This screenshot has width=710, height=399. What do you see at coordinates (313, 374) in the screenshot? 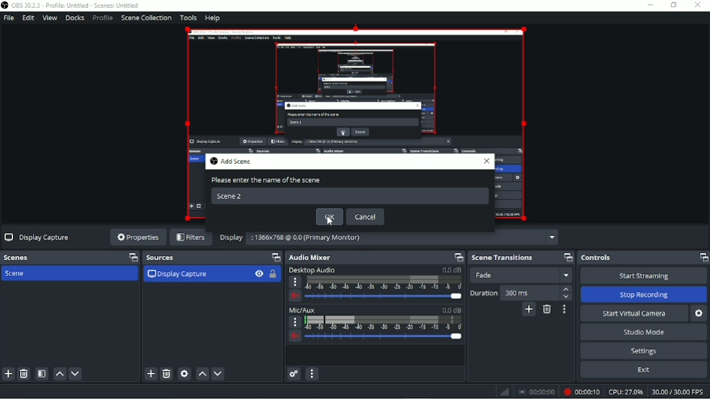
I see `Audio mixer menu` at bounding box center [313, 374].